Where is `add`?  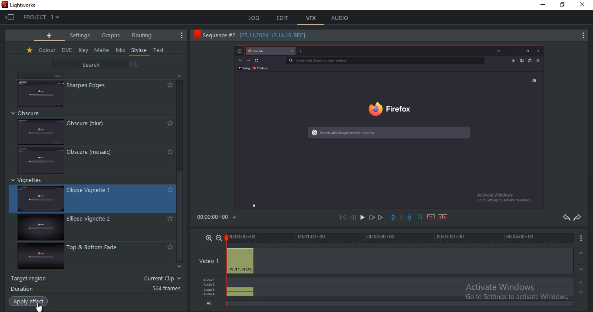
add is located at coordinates (49, 35).